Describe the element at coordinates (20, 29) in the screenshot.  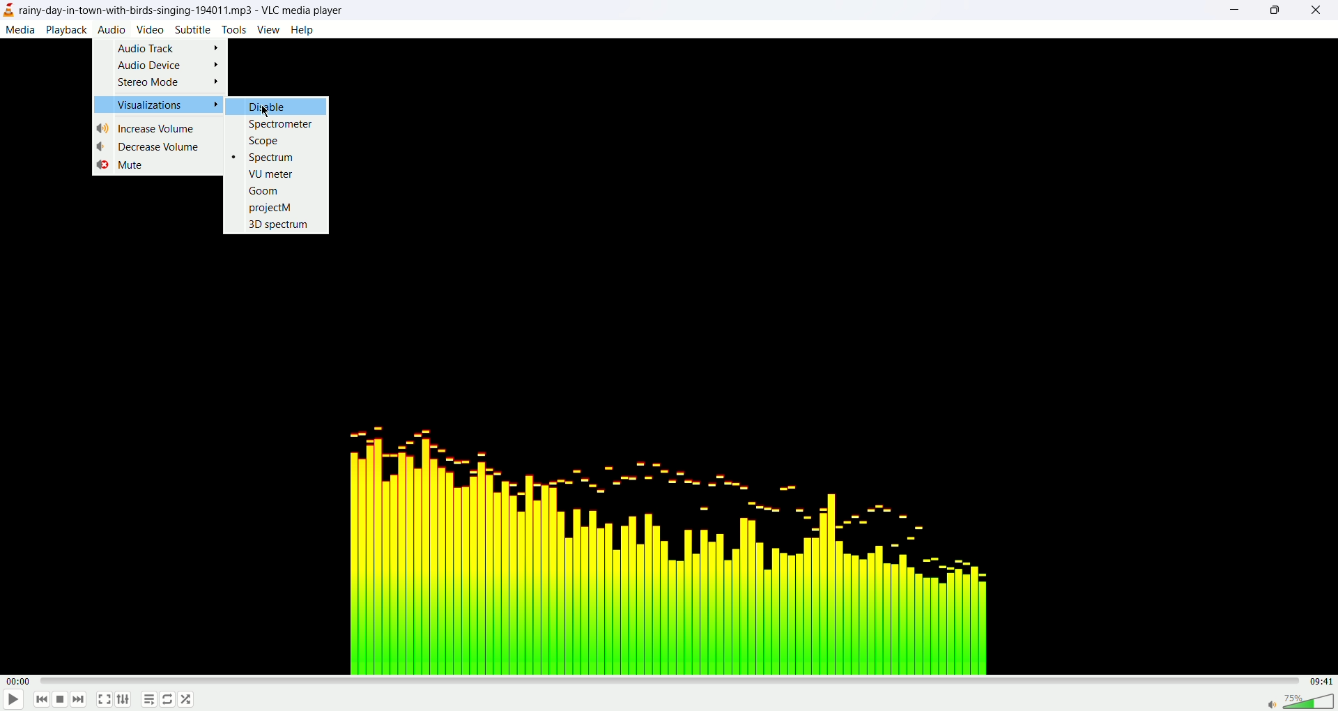
I see `media` at that location.